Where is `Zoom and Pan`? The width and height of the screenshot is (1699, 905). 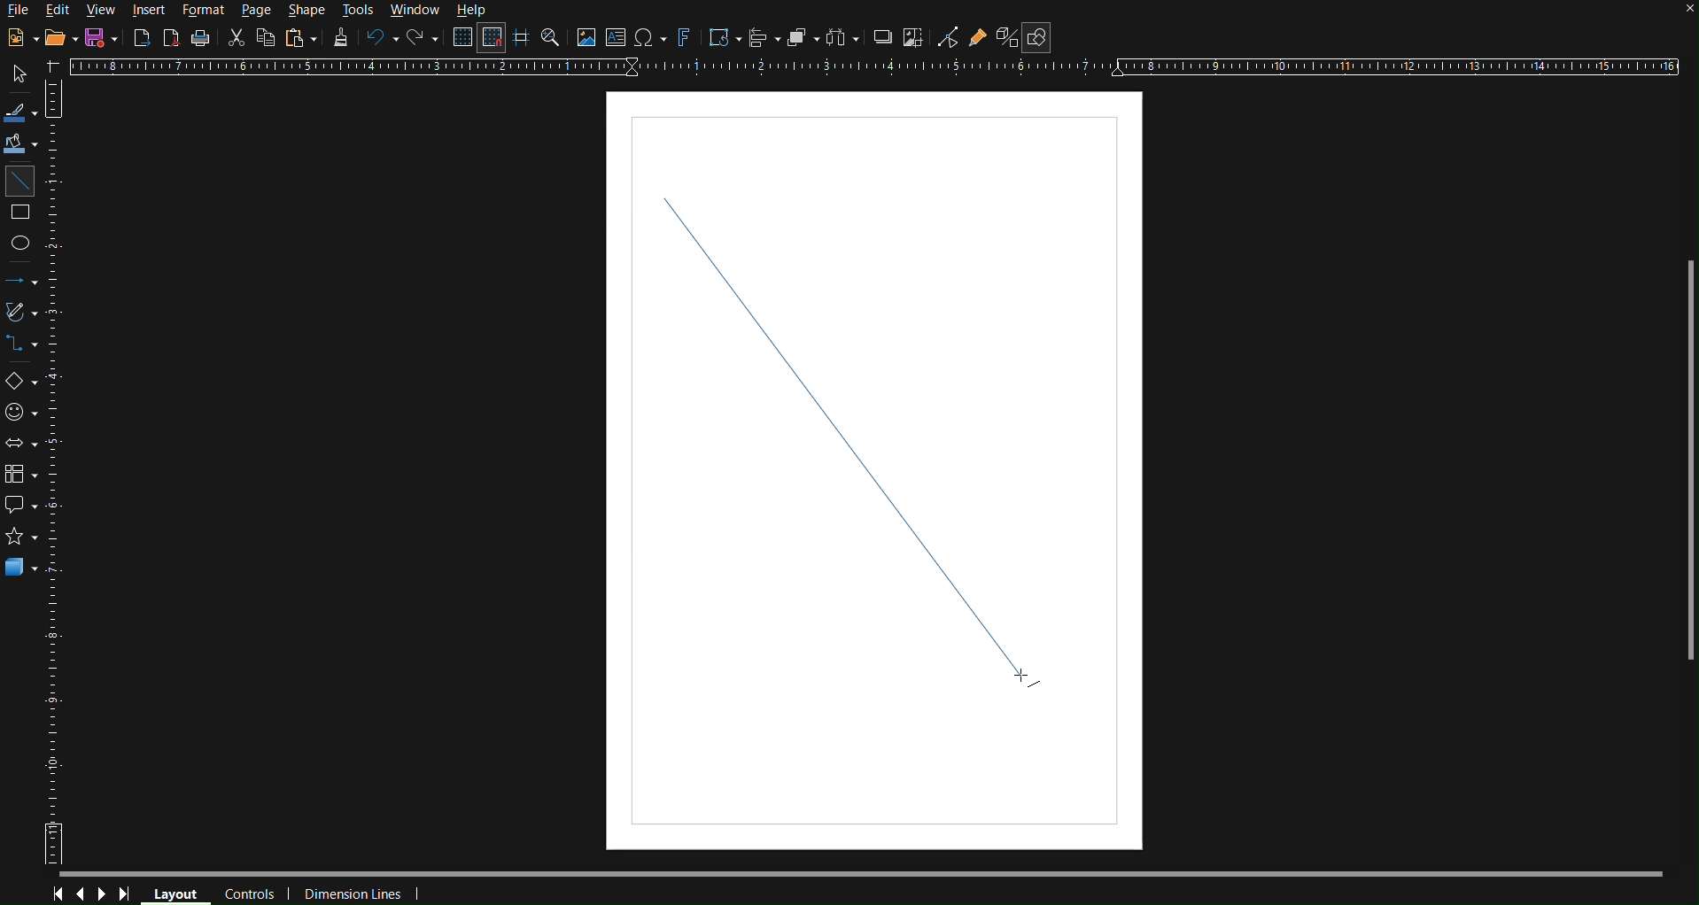
Zoom and Pan is located at coordinates (551, 37).